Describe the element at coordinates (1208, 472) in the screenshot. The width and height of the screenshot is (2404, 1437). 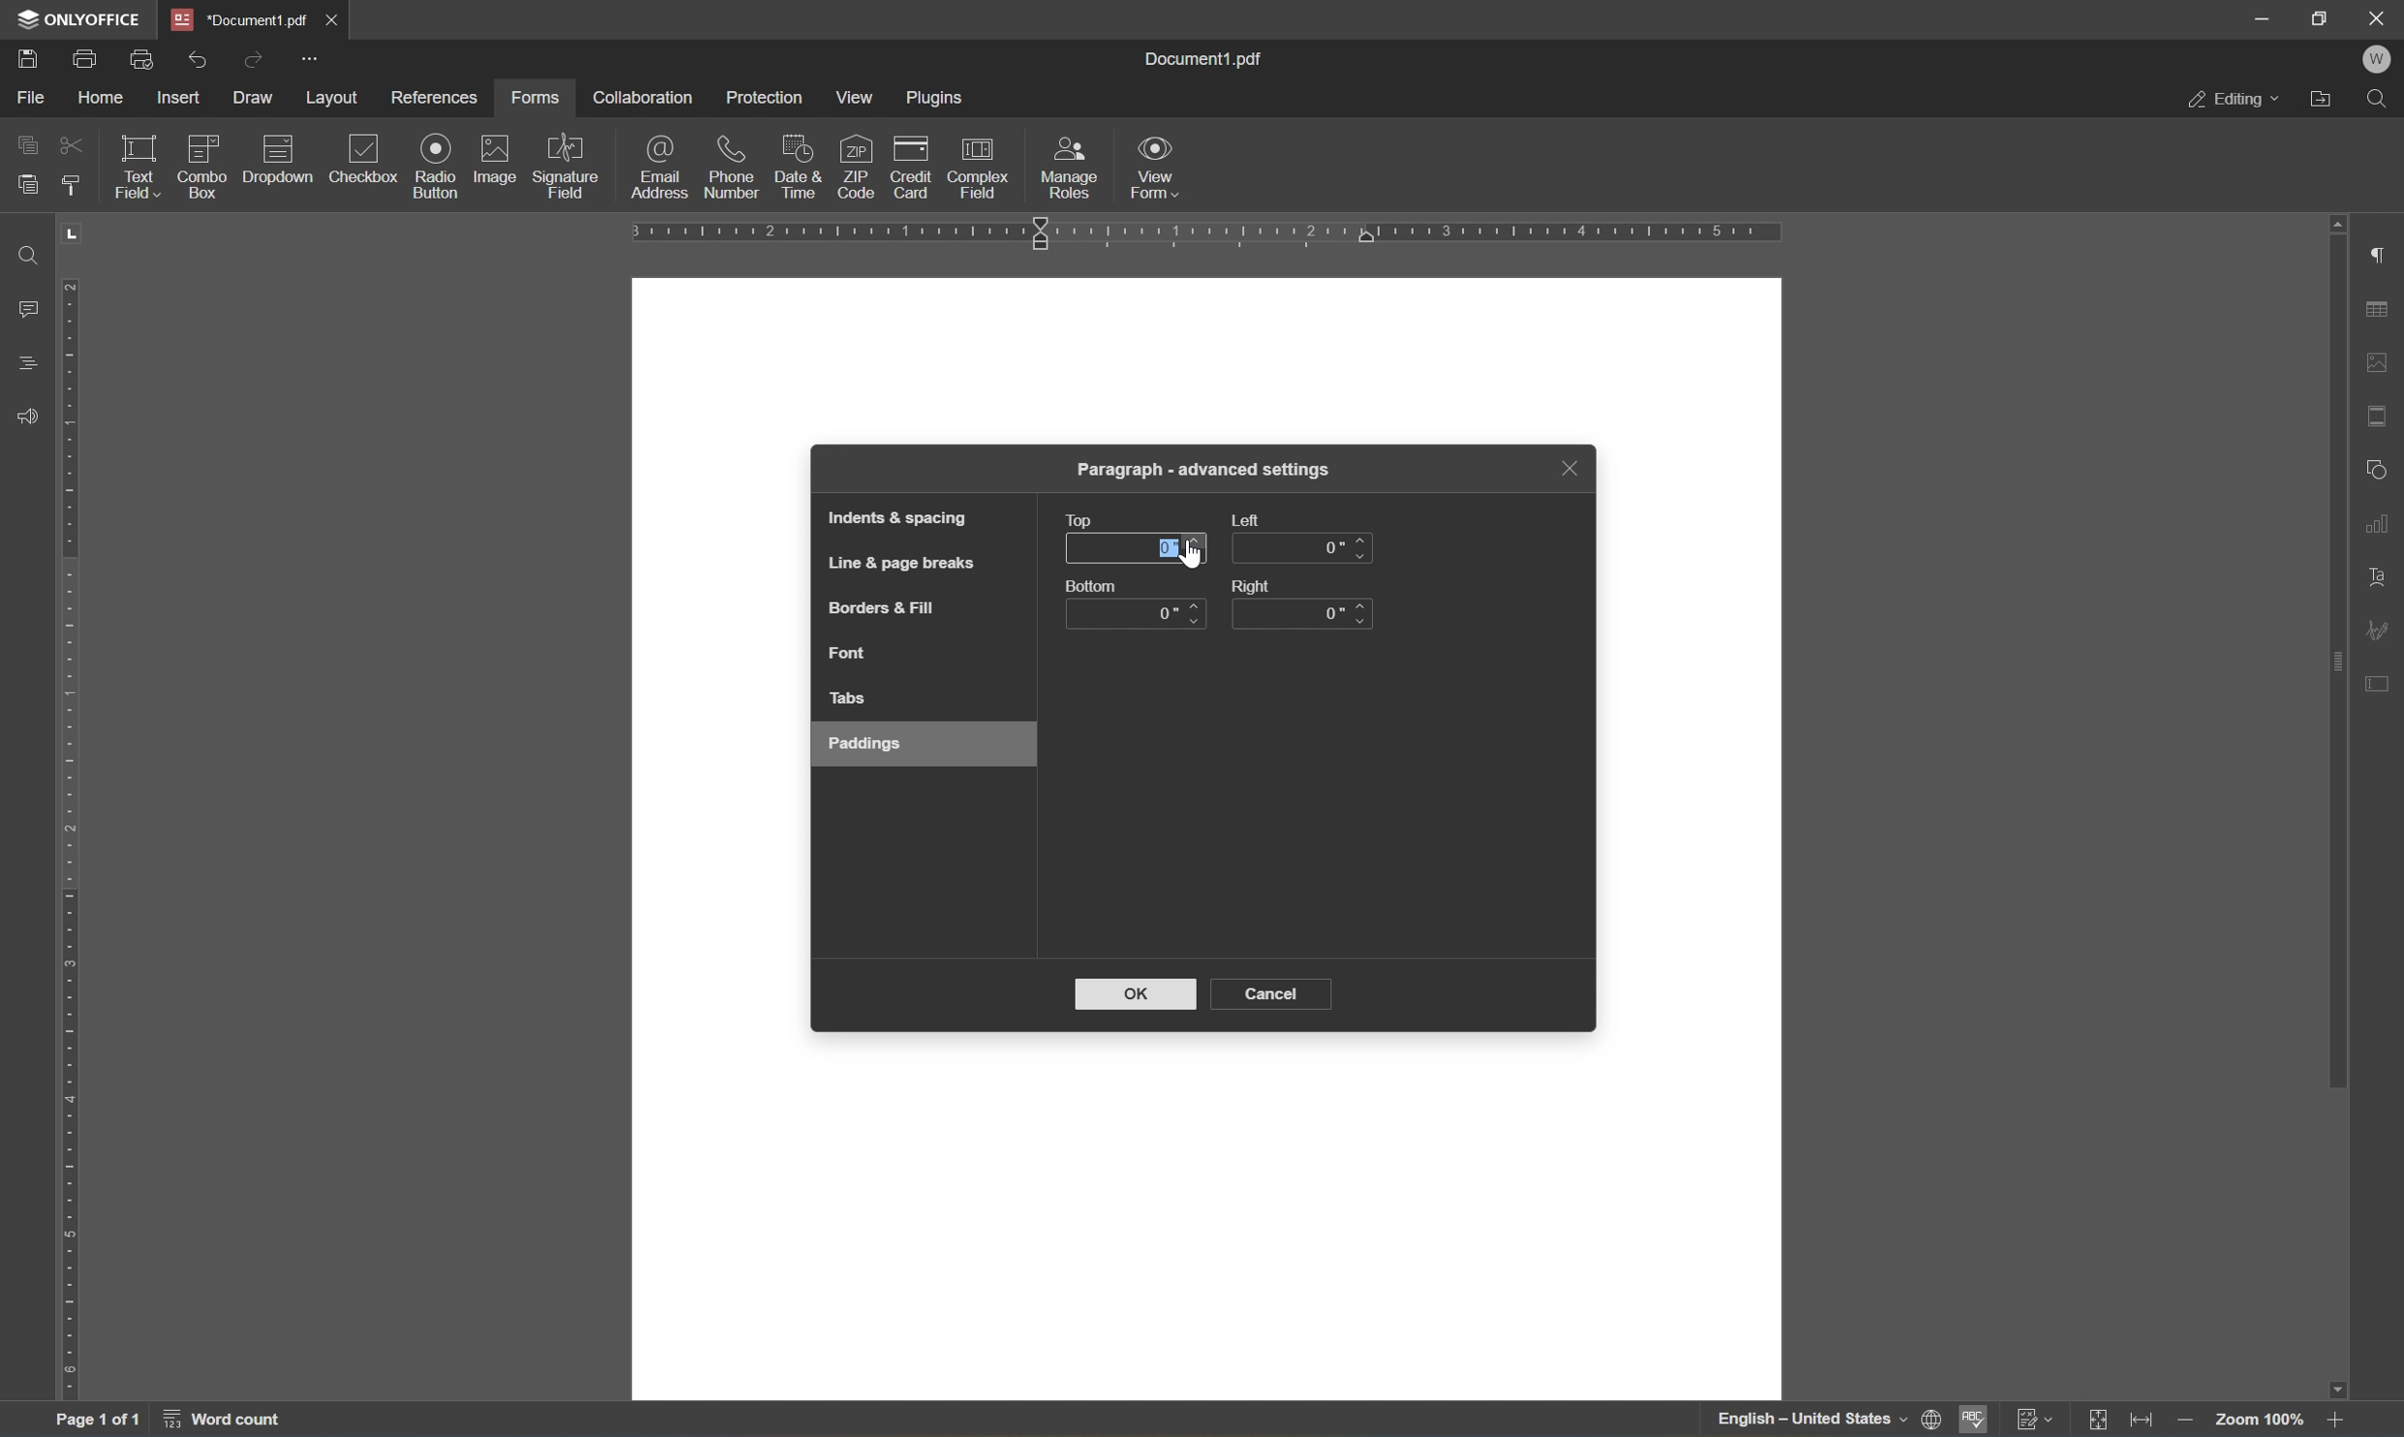
I see `paragraph - advanced settings` at that location.